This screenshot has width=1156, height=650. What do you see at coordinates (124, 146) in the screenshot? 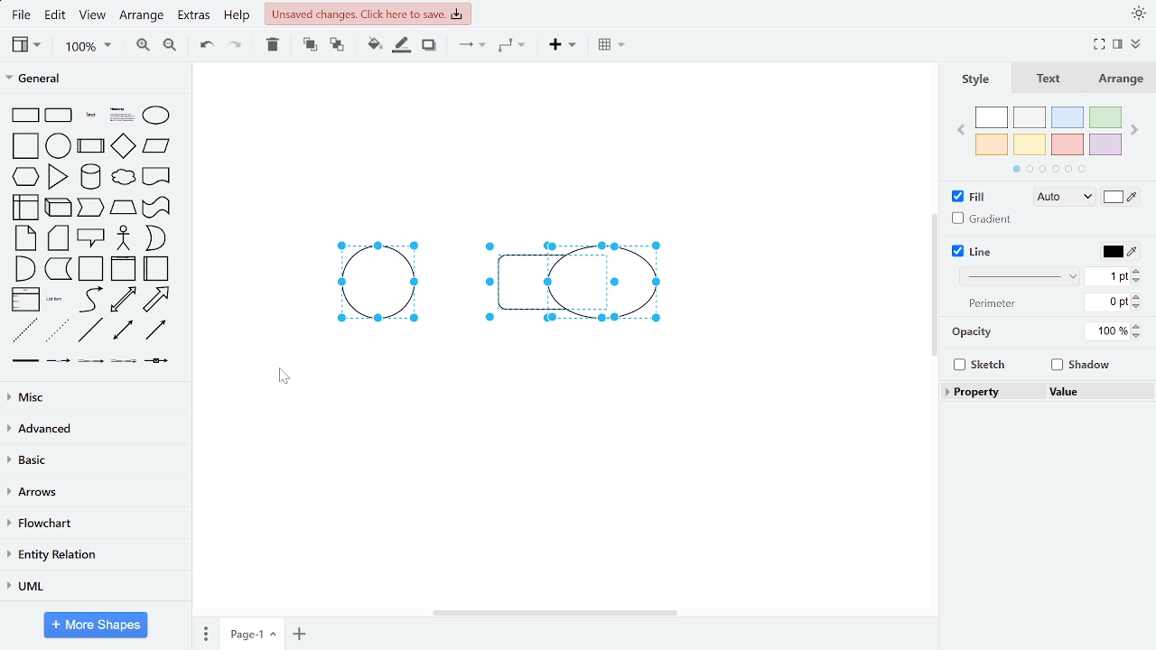
I see `diamond` at bounding box center [124, 146].